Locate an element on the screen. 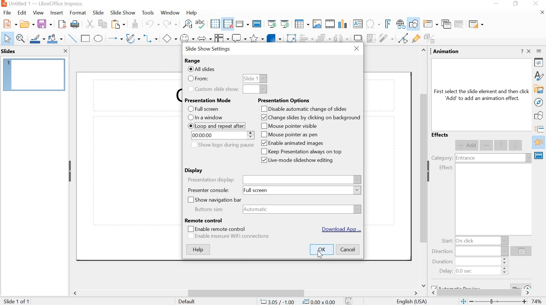 This screenshot has width=546, height=305. undo is located at coordinates (152, 23).